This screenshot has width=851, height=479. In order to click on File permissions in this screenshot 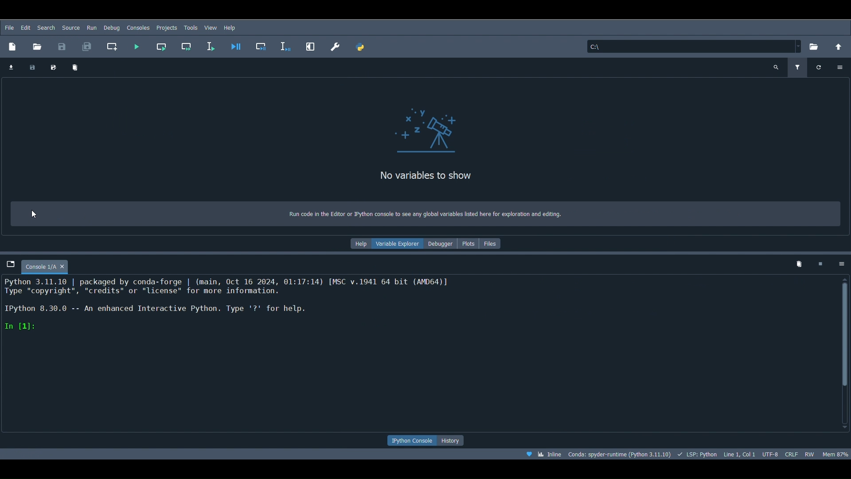, I will do `click(810, 453)`.